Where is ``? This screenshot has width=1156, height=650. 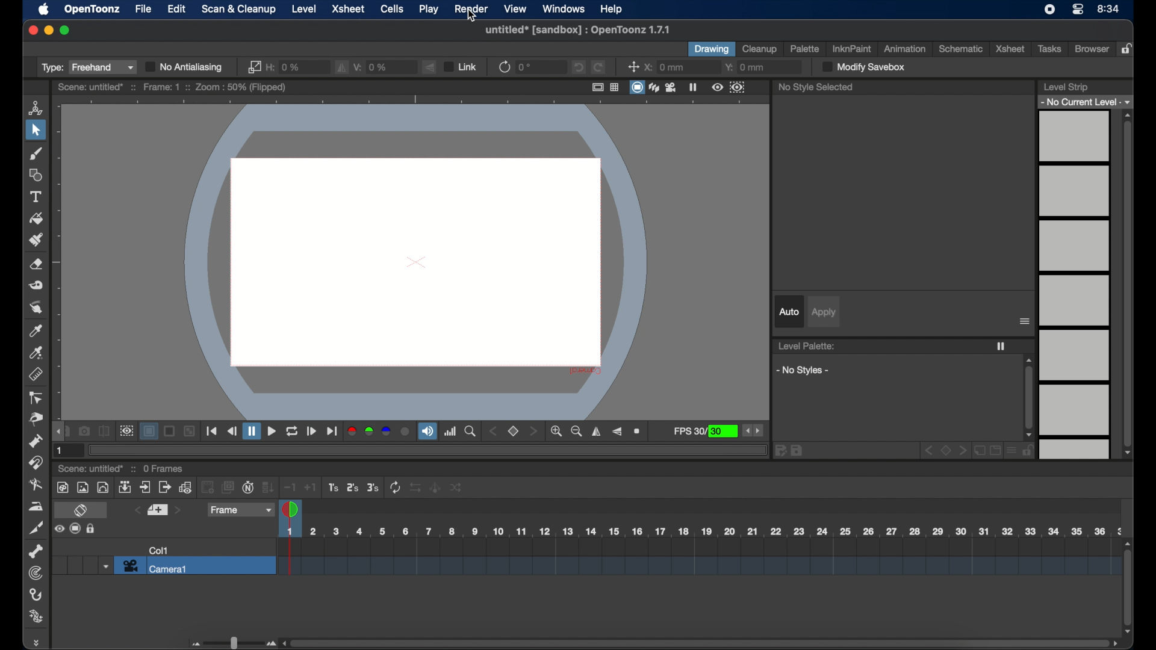  is located at coordinates (1030, 450).